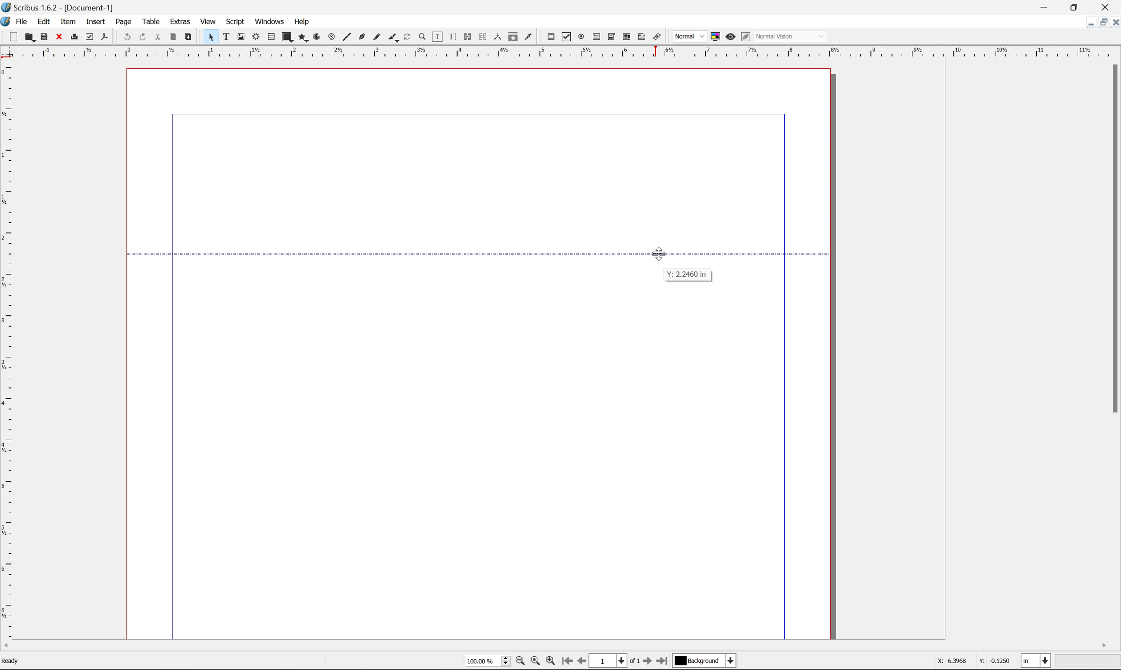 The width and height of the screenshot is (1121, 670). Describe the element at coordinates (43, 36) in the screenshot. I see `save` at that location.